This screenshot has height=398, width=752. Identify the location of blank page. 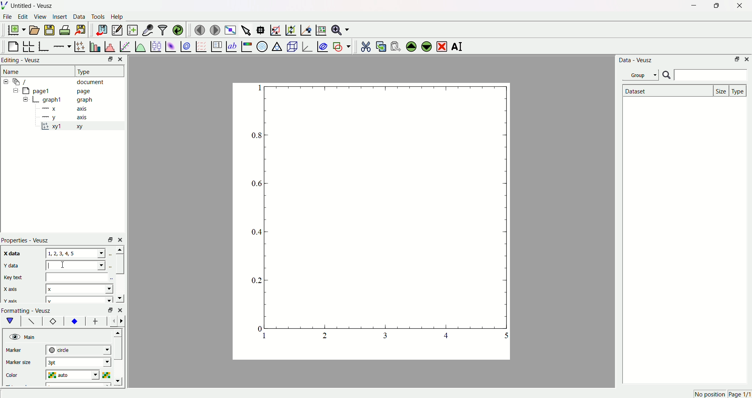
(14, 45).